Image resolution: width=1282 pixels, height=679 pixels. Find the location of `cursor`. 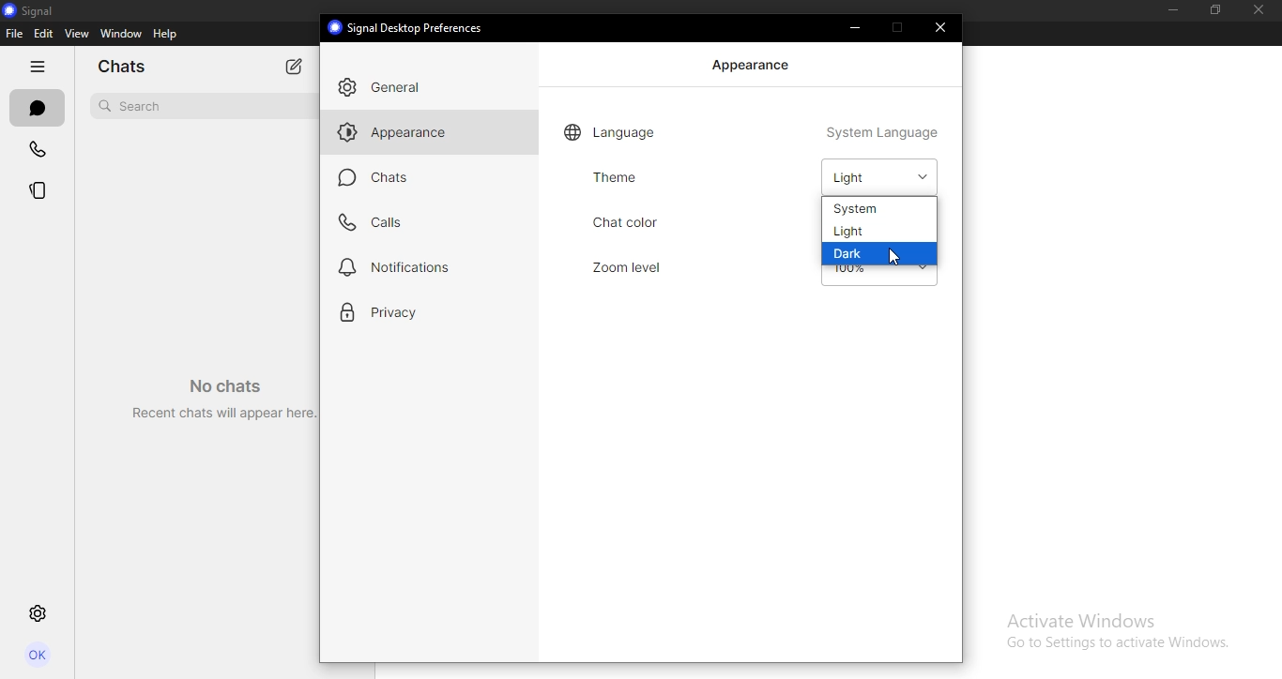

cursor is located at coordinates (900, 258).